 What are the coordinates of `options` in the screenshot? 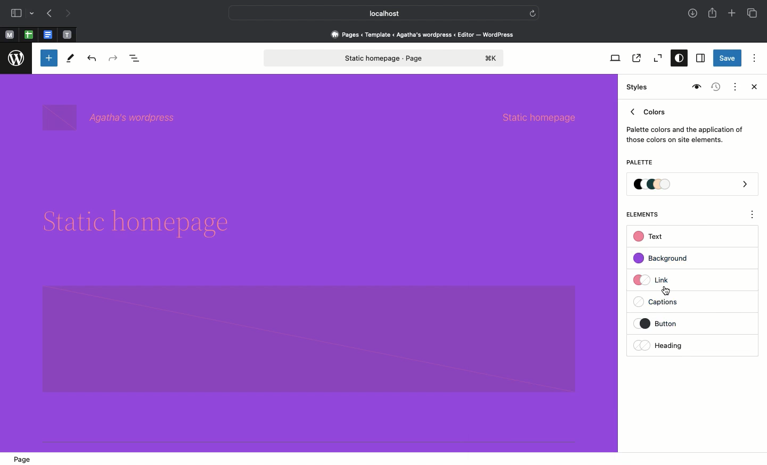 It's located at (753, 216).